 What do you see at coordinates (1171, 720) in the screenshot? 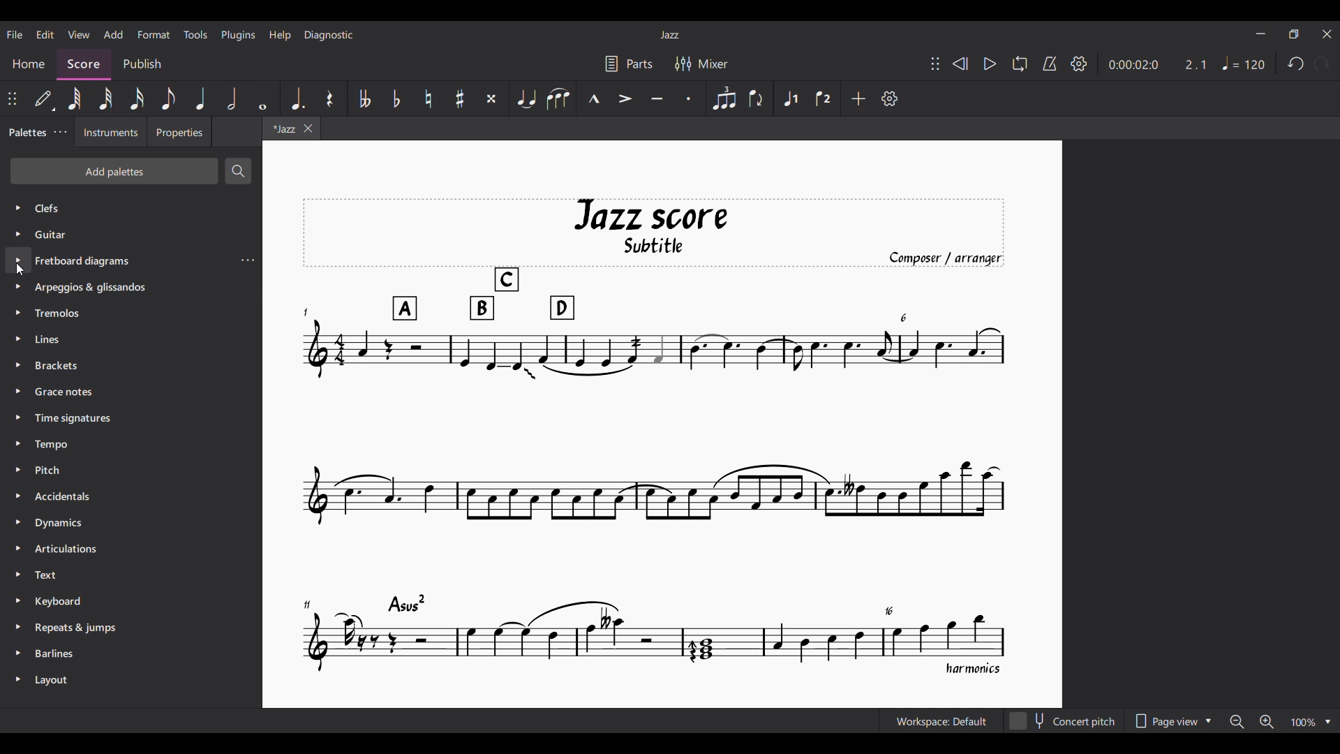
I see `Page view options` at bounding box center [1171, 720].